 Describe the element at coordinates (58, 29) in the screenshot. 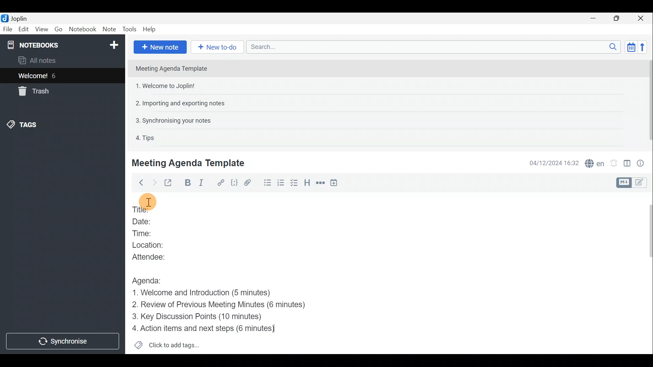

I see `Go` at that location.